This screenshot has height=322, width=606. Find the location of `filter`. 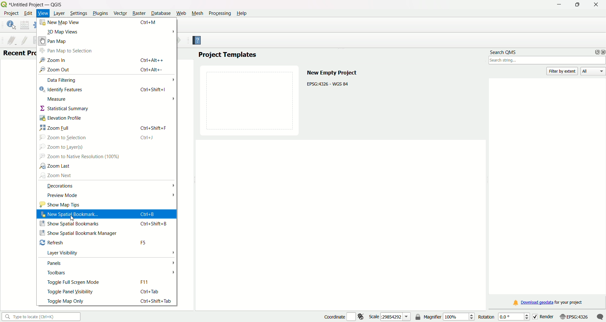

filter is located at coordinates (563, 71).